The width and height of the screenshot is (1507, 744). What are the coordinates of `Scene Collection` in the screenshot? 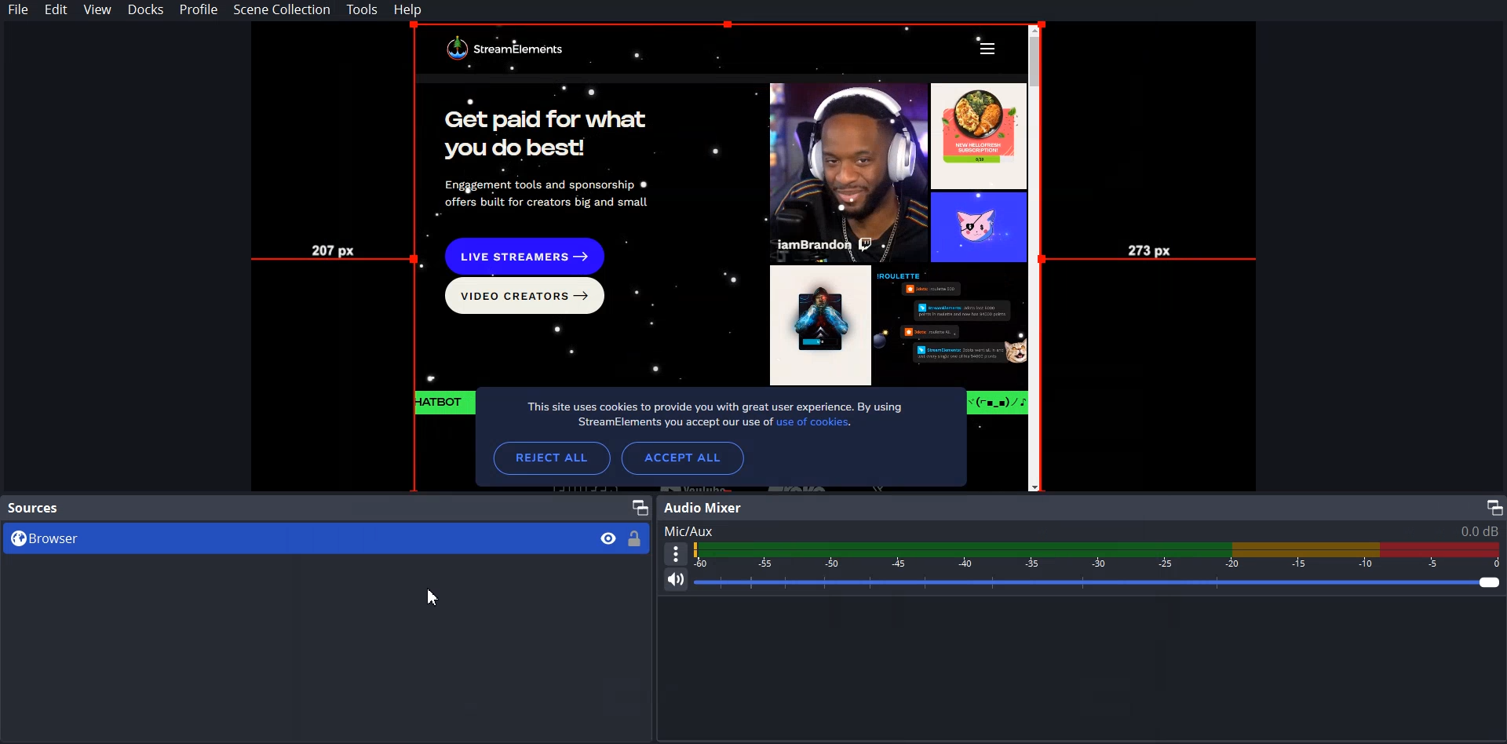 It's located at (283, 10).